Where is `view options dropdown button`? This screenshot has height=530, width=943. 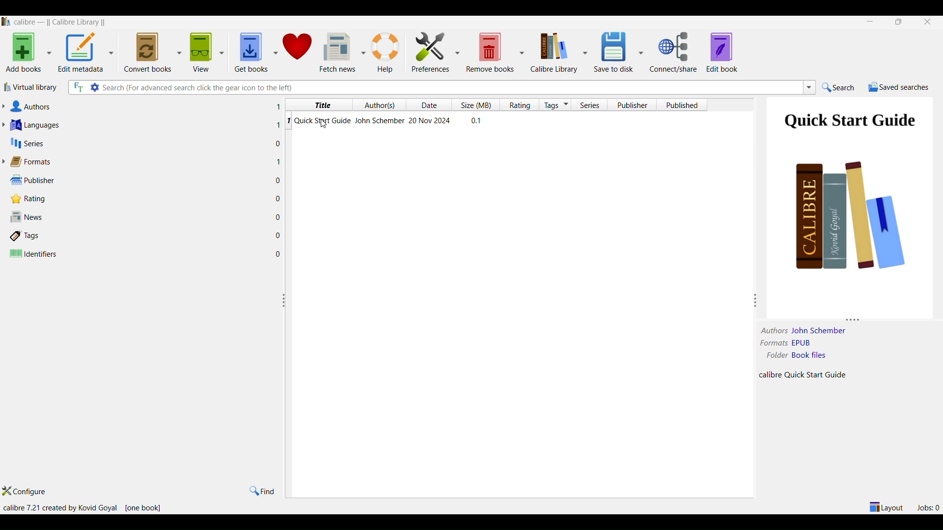
view options dropdown button is located at coordinates (225, 52).